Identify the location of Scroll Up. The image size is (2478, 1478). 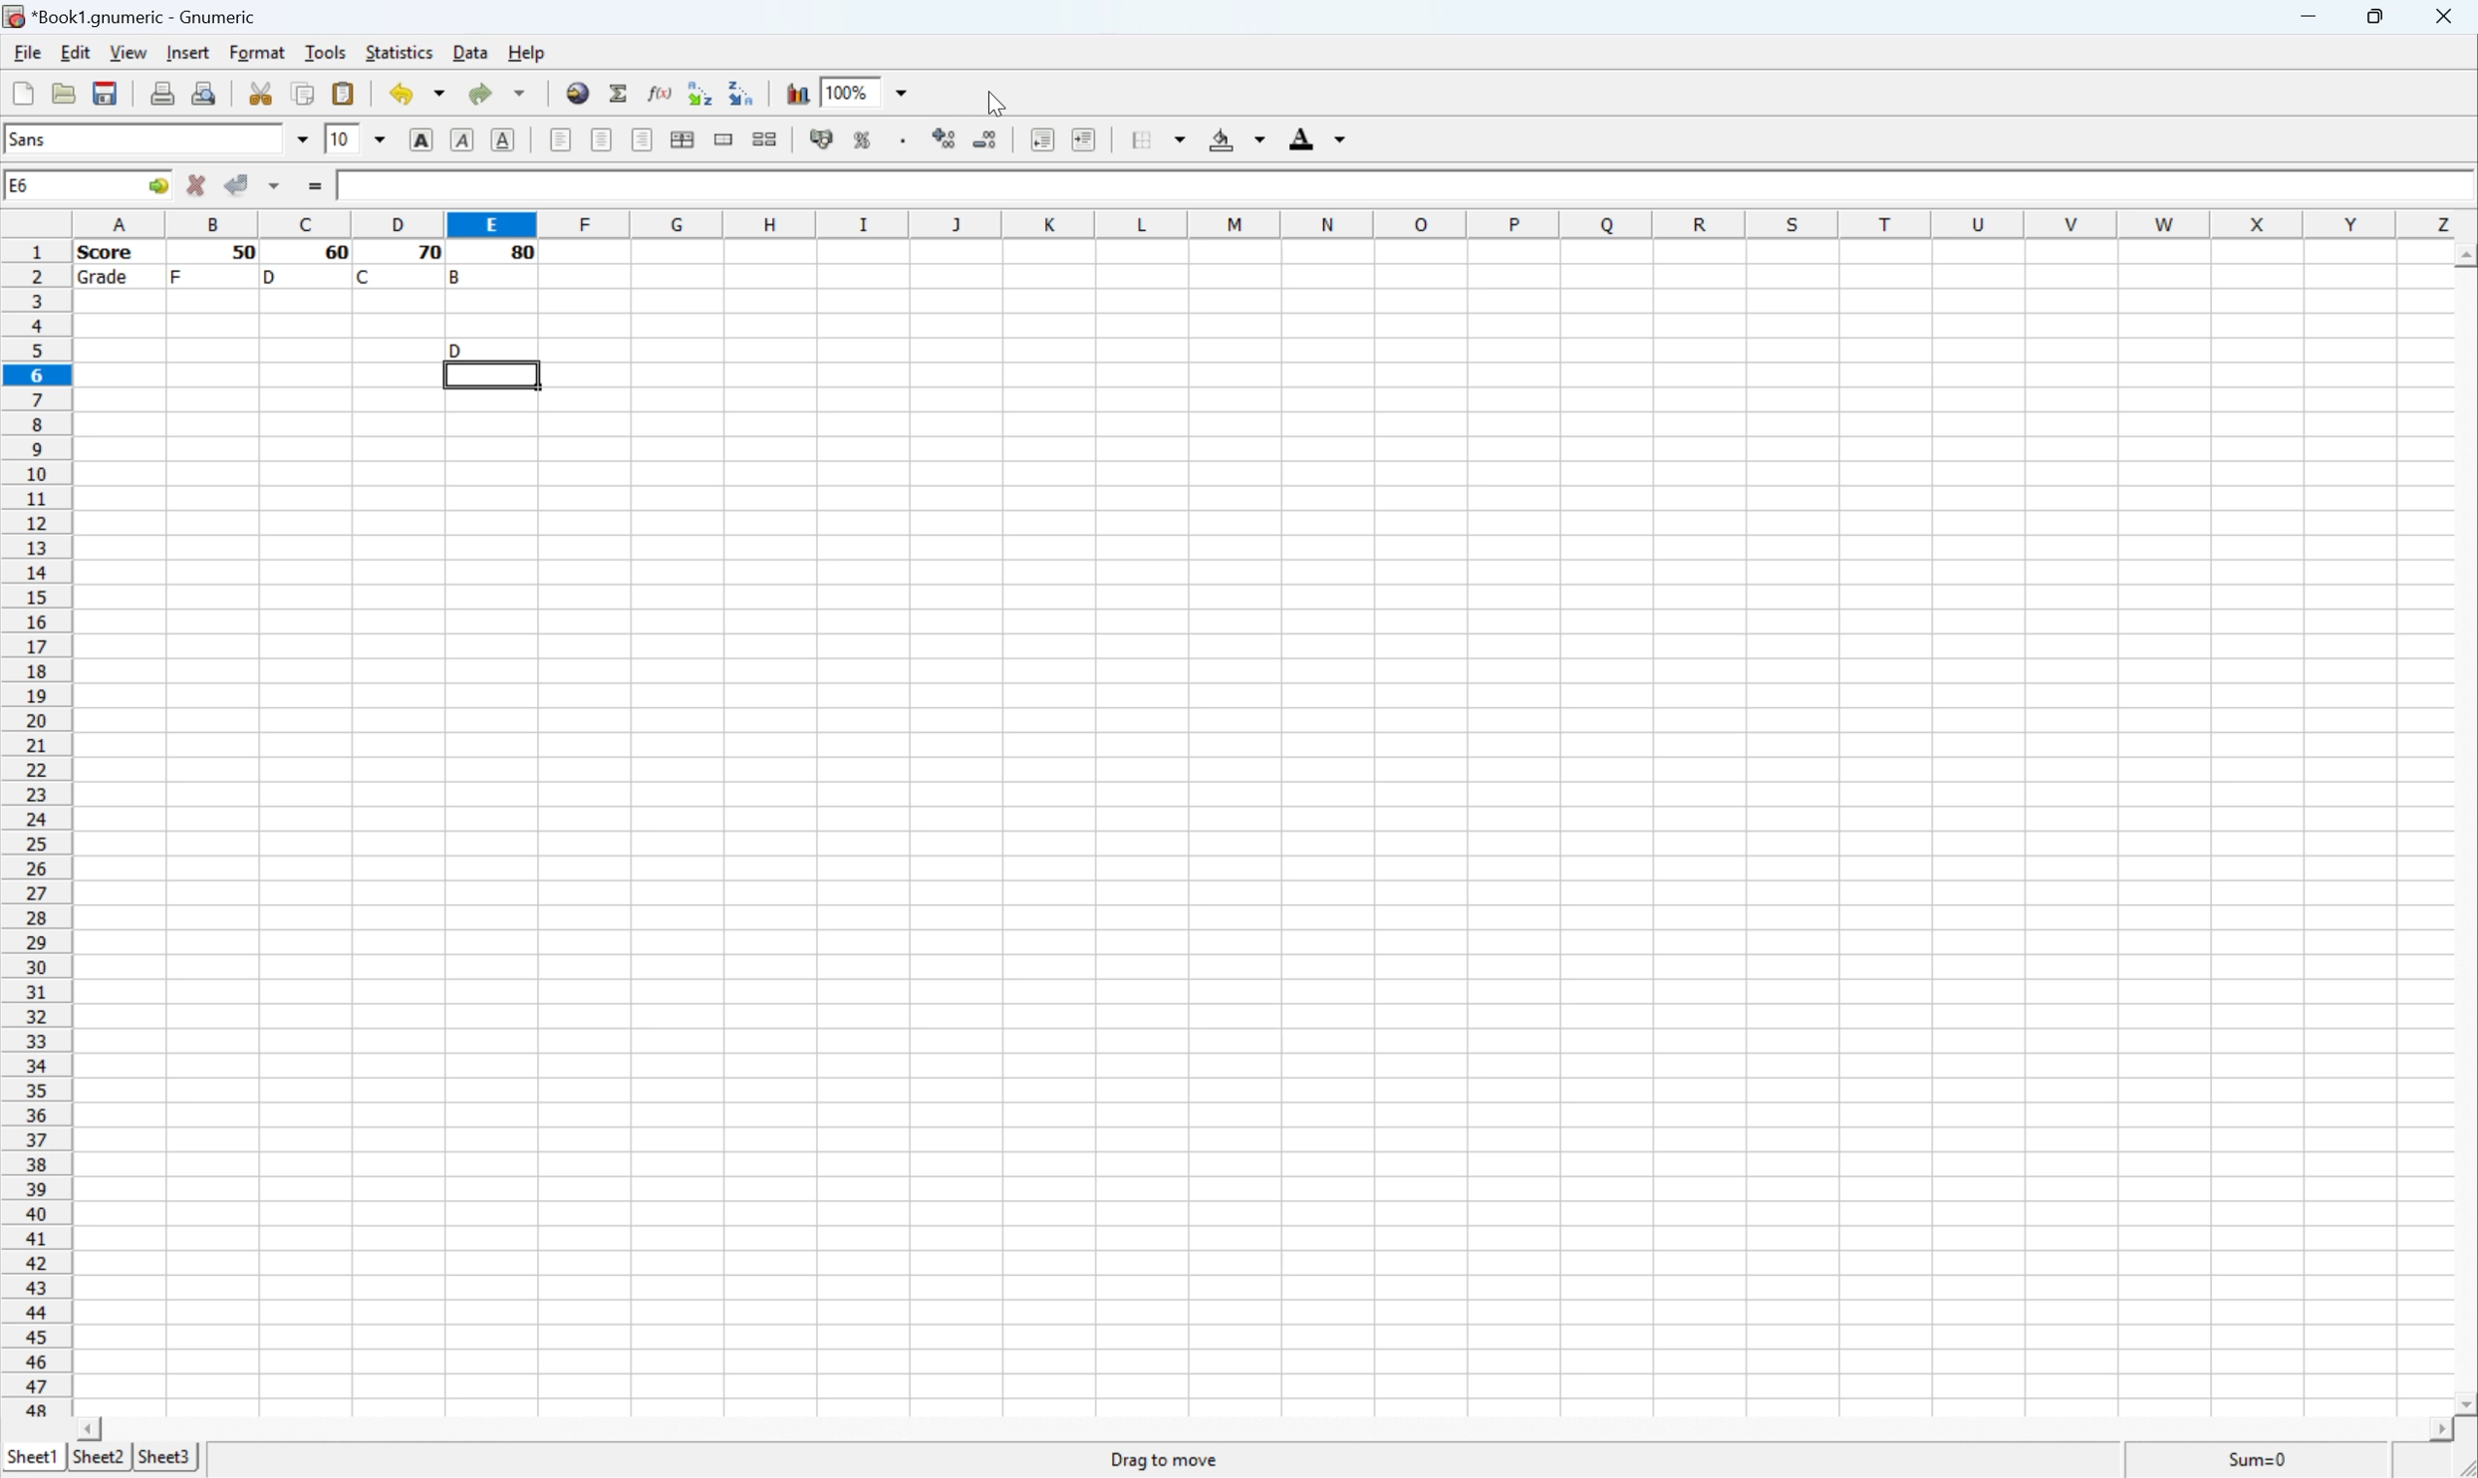
(2462, 256).